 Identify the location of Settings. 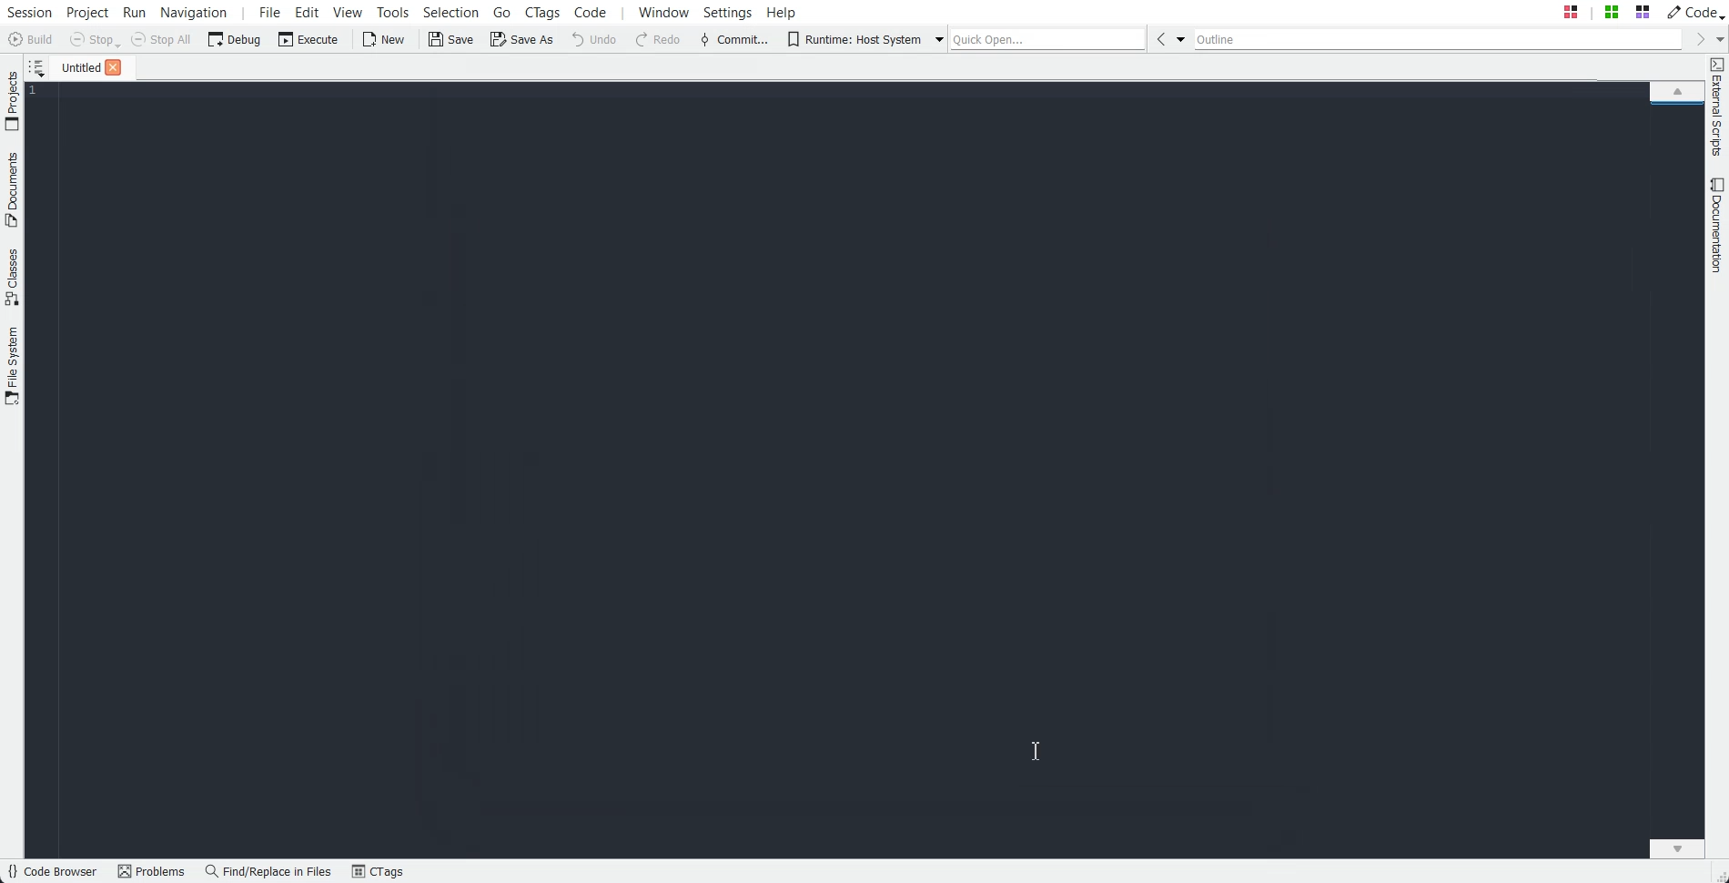
(732, 12).